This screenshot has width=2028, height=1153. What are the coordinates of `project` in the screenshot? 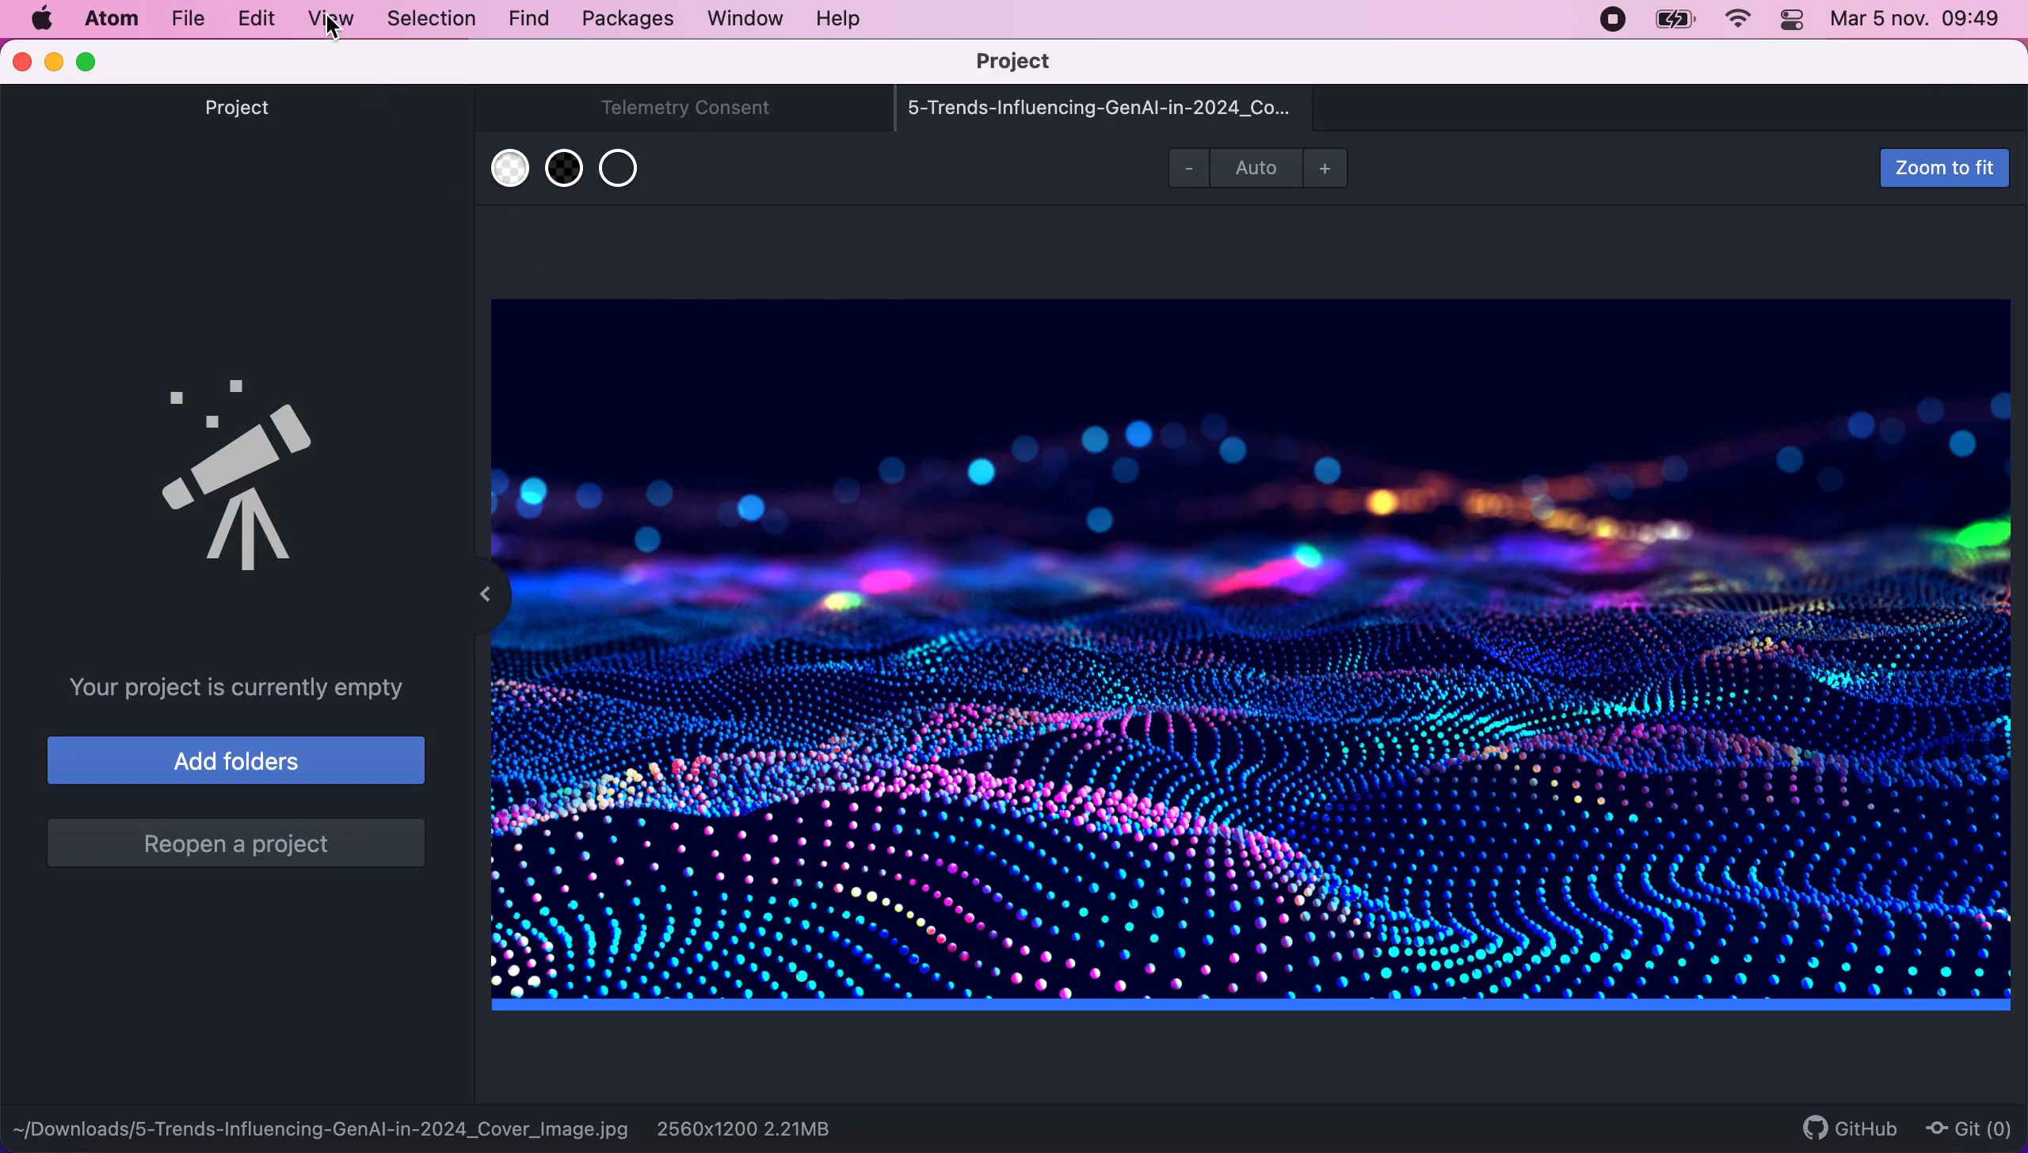 It's located at (1020, 64).